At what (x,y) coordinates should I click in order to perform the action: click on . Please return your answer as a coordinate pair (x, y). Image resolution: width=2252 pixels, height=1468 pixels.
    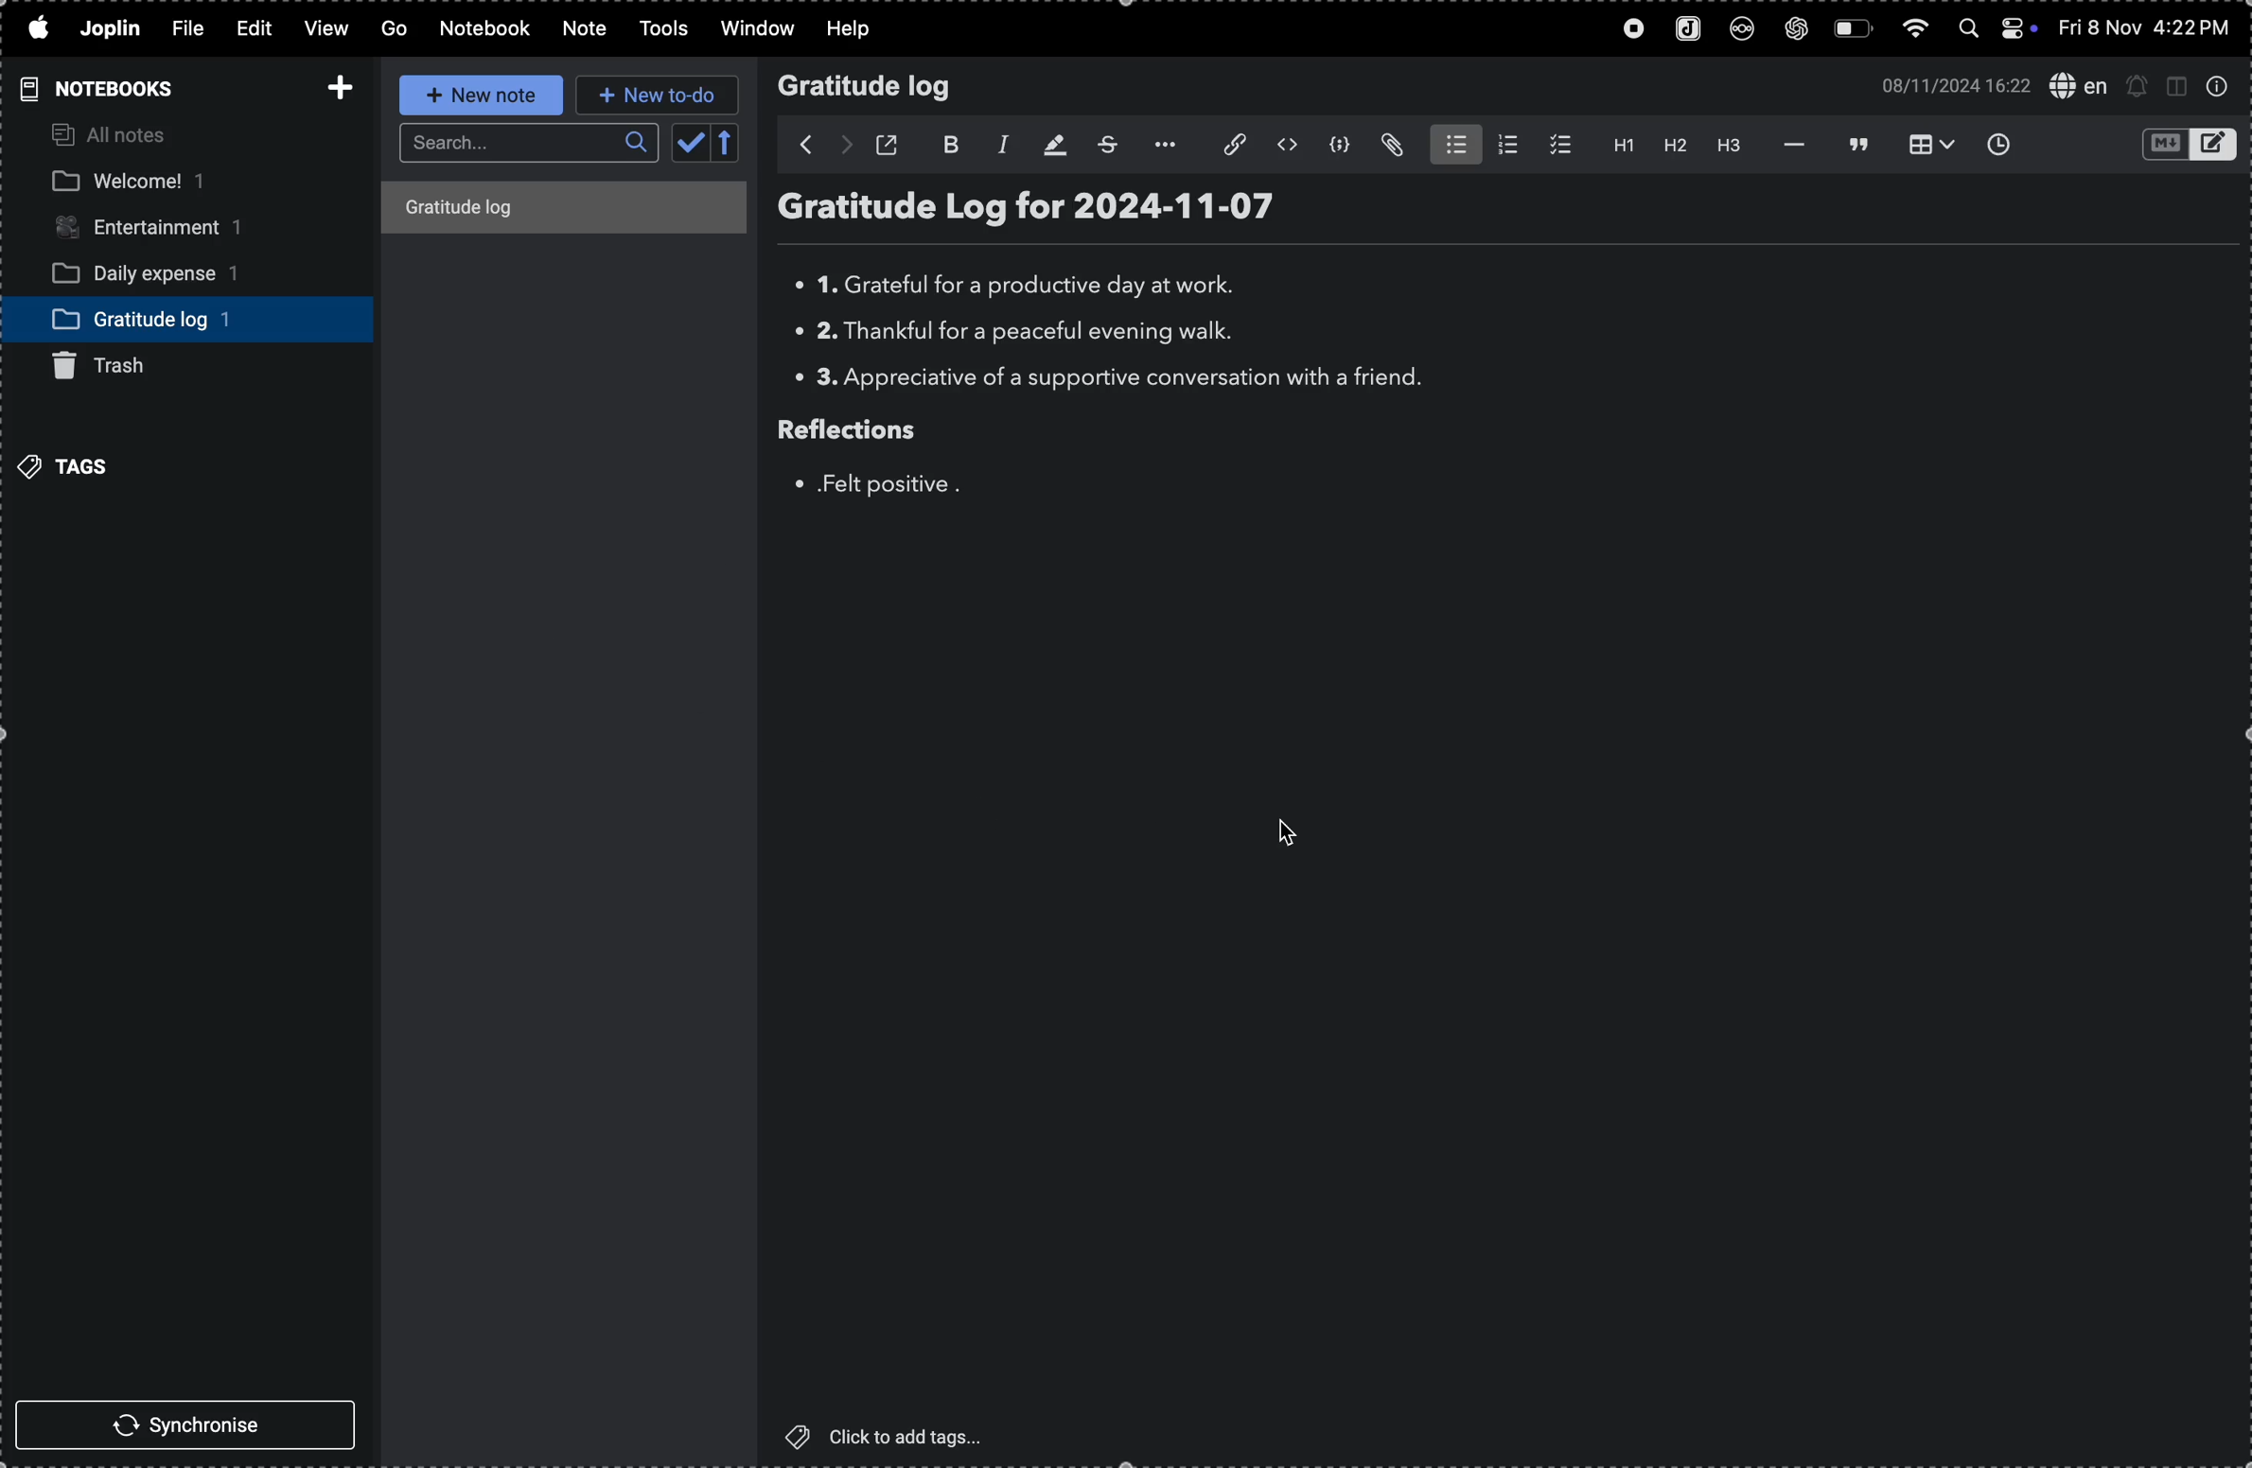
    Looking at the image, I should click on (2192, 143).